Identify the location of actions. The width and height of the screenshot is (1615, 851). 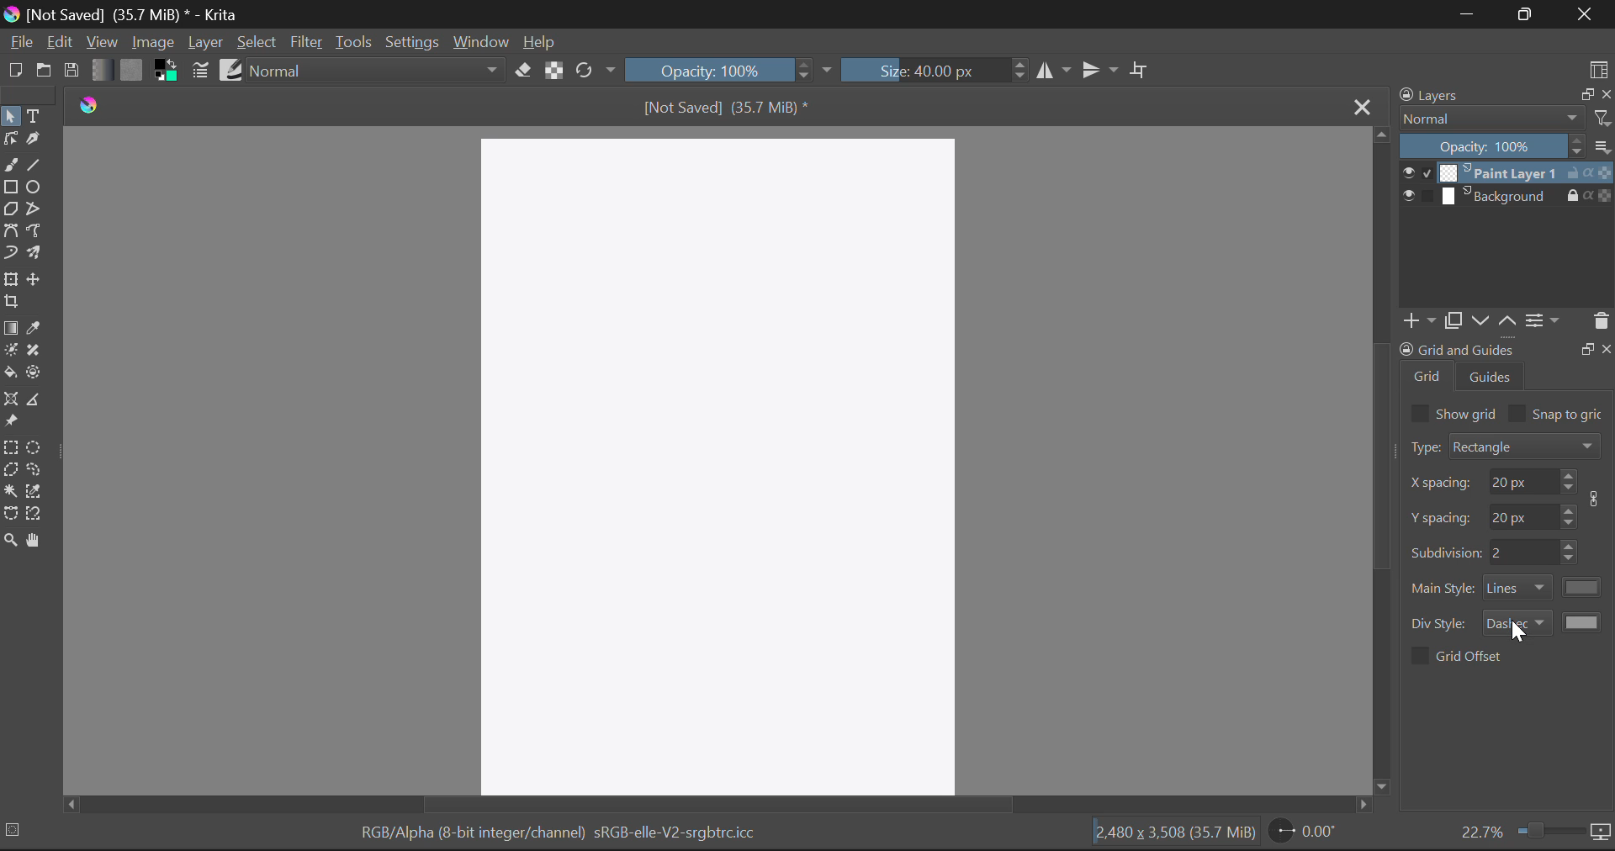
(1589, 172).